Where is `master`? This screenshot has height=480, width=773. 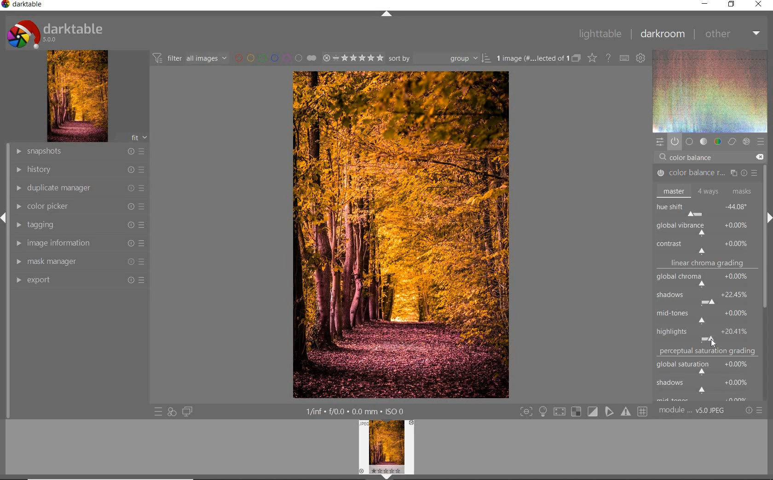
master is located at coordinates (705, 191).